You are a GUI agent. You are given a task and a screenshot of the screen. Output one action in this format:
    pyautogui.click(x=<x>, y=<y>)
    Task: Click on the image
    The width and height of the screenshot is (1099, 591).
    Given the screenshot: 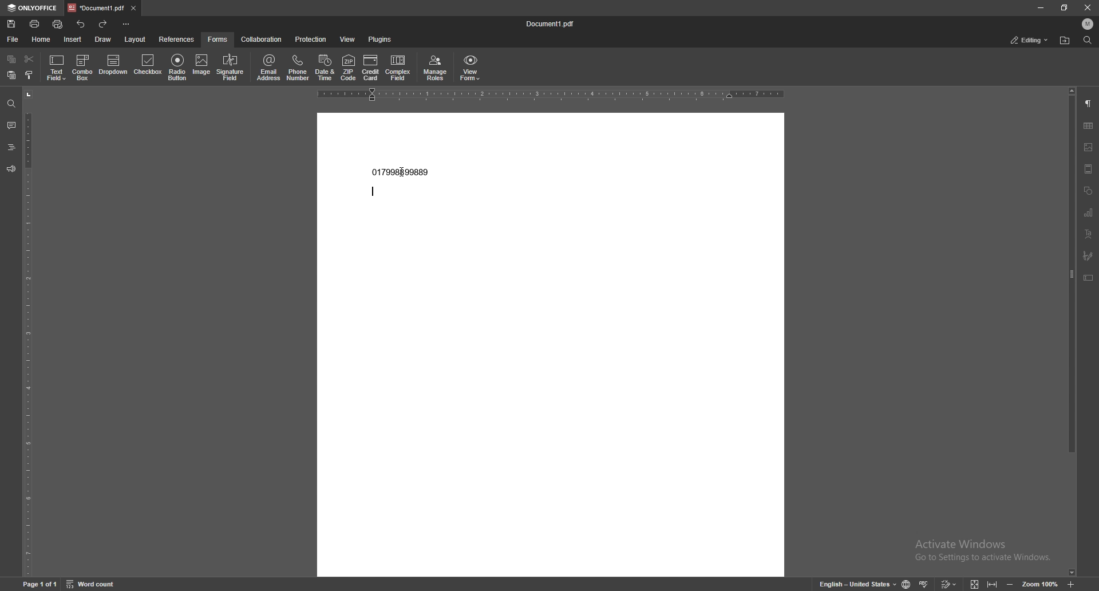 What is the action you would take?
    pyautogui.click(x=1089, y=147)
    